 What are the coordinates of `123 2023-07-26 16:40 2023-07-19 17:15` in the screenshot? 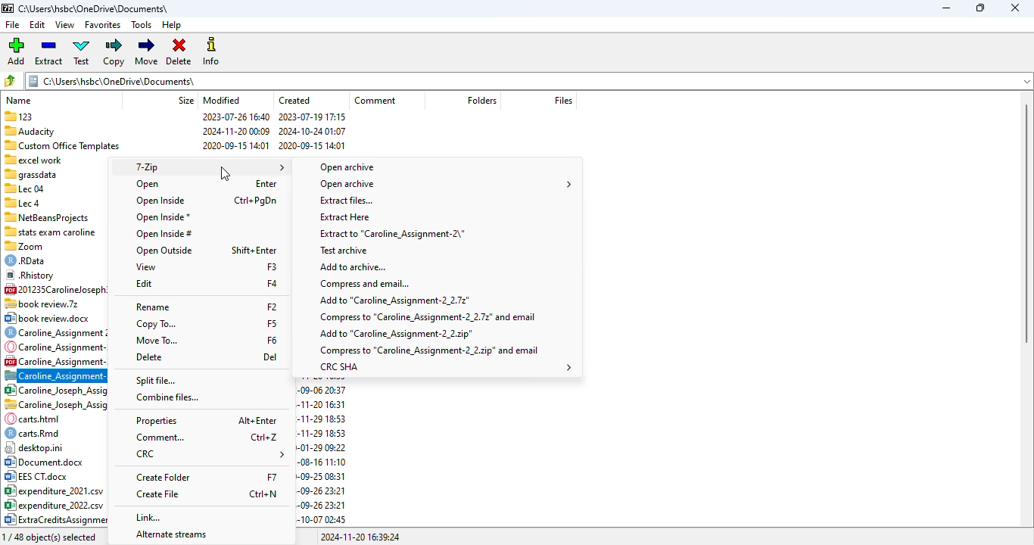 It's located at (176, 115).